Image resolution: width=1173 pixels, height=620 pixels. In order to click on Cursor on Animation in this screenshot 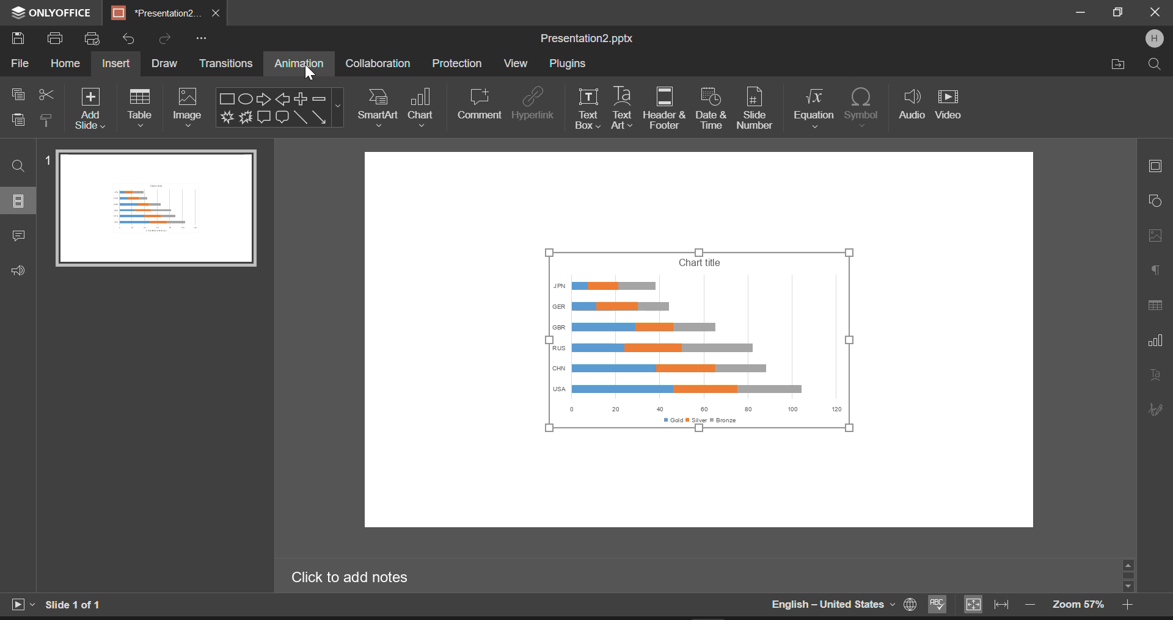, I will do `click(307, 69)`.